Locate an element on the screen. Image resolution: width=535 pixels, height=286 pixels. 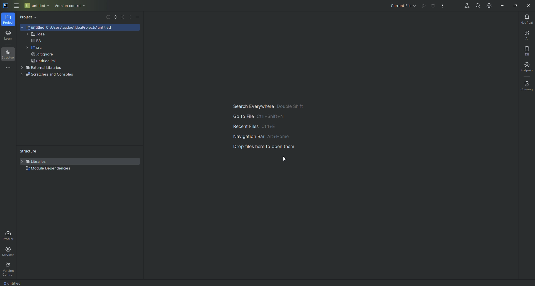
Search is located at coordinates (476, 6).